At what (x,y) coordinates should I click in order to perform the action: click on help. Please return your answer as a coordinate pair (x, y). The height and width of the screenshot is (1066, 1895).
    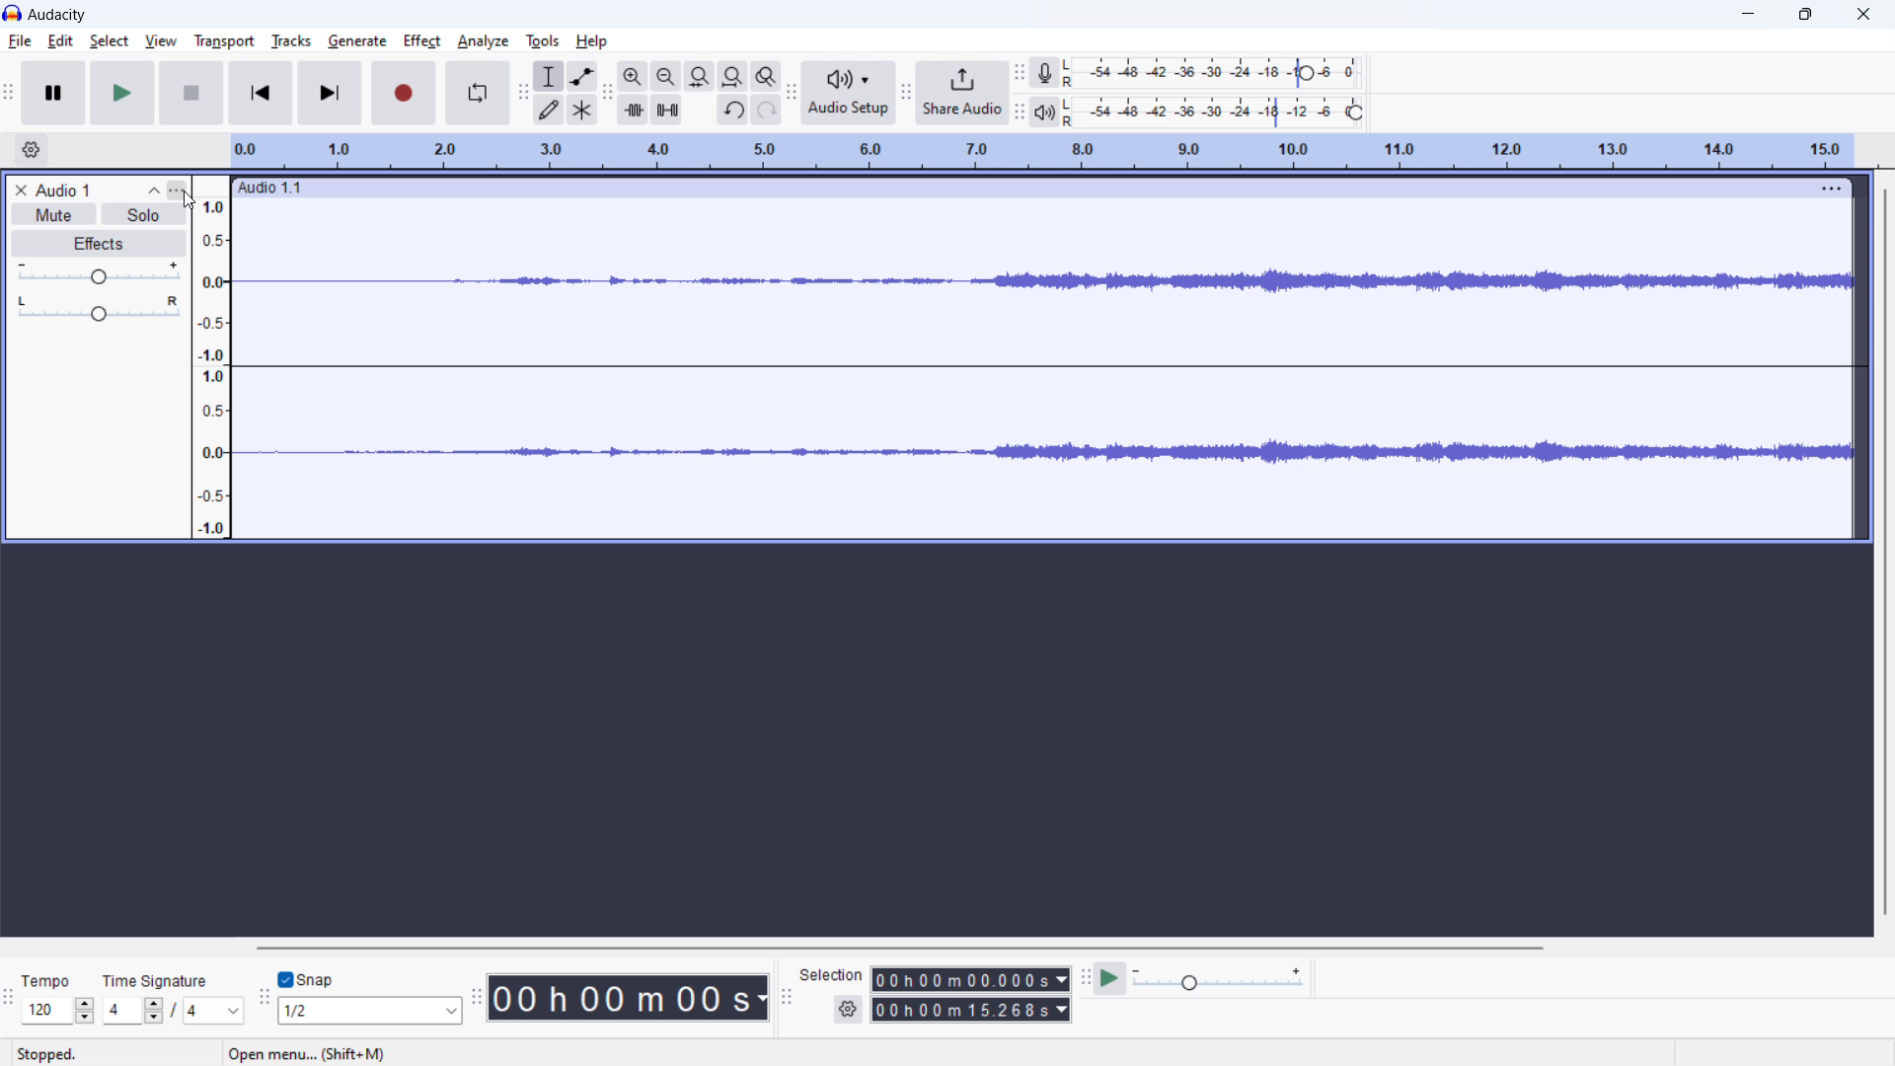
    Looking at the image, I should click on (592, 40).